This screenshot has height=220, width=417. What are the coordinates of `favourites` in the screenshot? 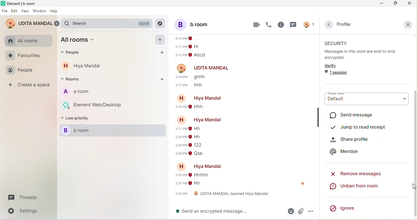 It's located at (24, 56).